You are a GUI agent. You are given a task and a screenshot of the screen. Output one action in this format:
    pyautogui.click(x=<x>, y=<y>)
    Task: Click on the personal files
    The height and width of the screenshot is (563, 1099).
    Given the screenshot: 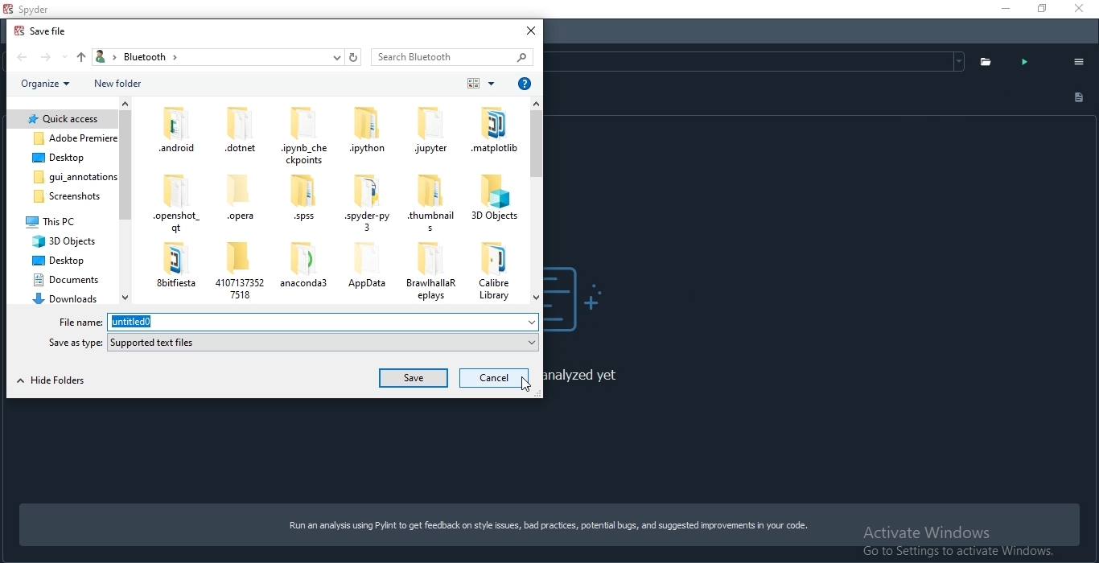 What is the action you would take?
    pyautogui.click(x=329, y=204)
    